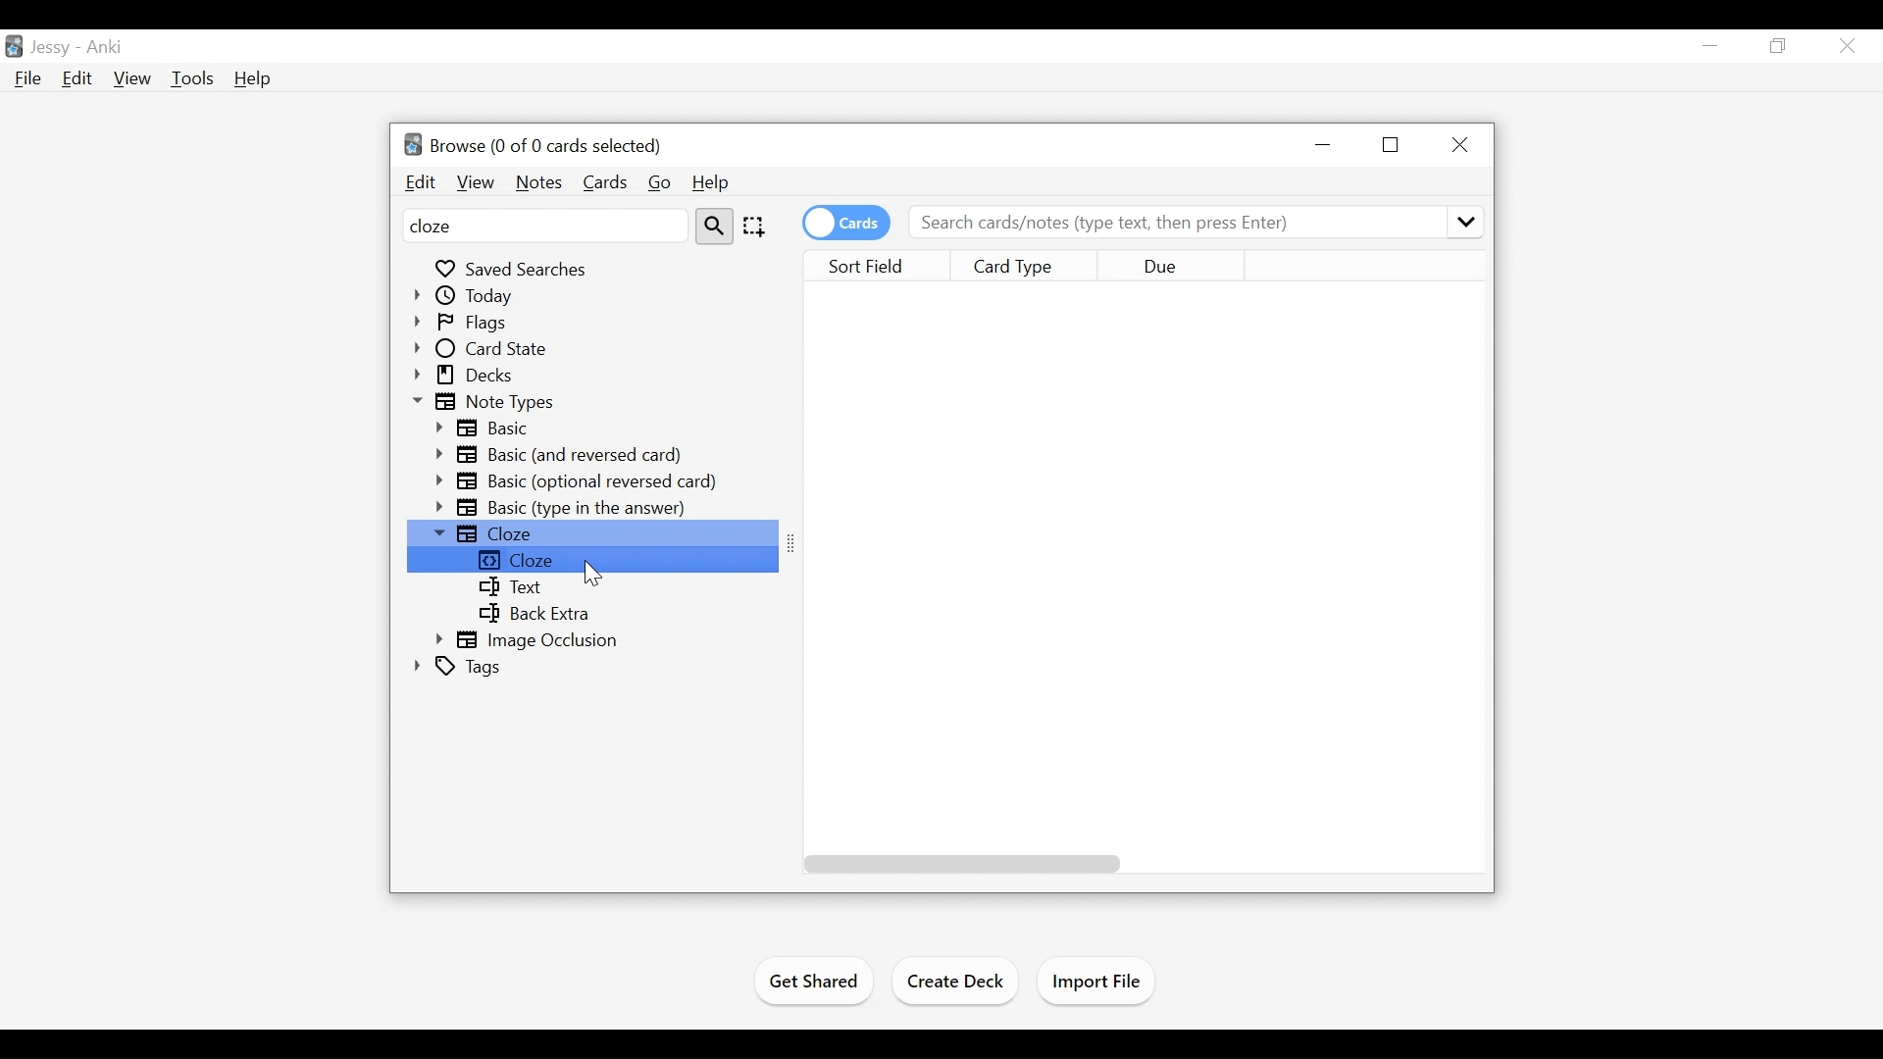 The height and width of the screenshot is (1059, 1883). I want to click on Anki Desktop icon, so click(13, 47).